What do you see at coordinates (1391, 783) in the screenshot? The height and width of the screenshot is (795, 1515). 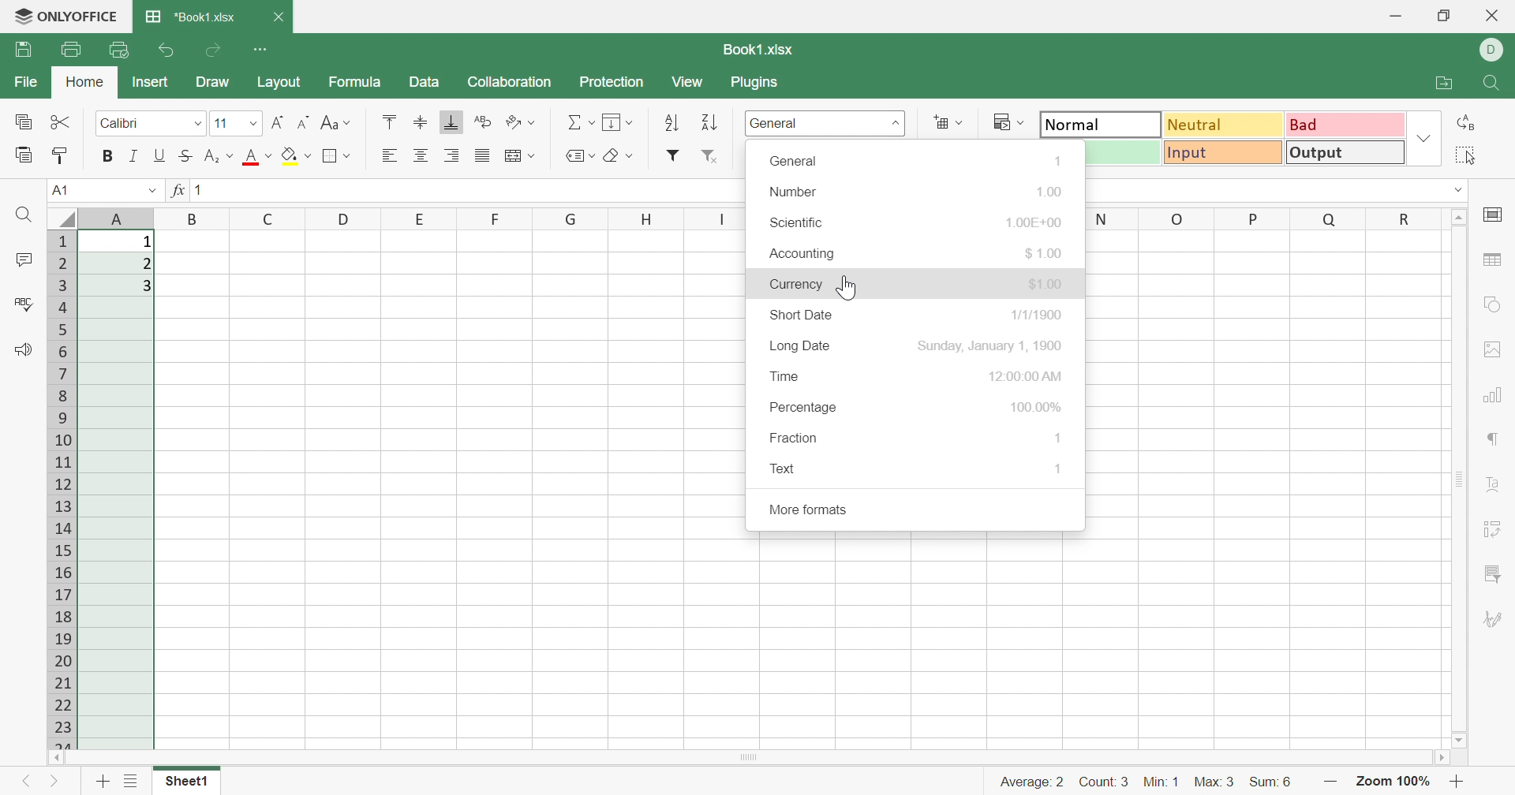 I see `Zoom 100%` at bounding box center [1391, 783].